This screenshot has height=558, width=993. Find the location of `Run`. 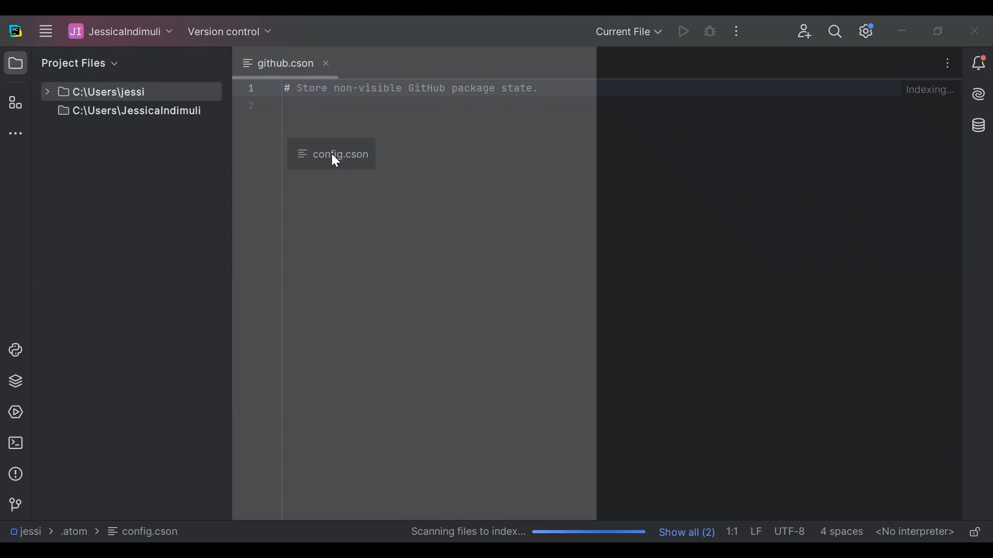

Run is located at coordinates (681, 30).